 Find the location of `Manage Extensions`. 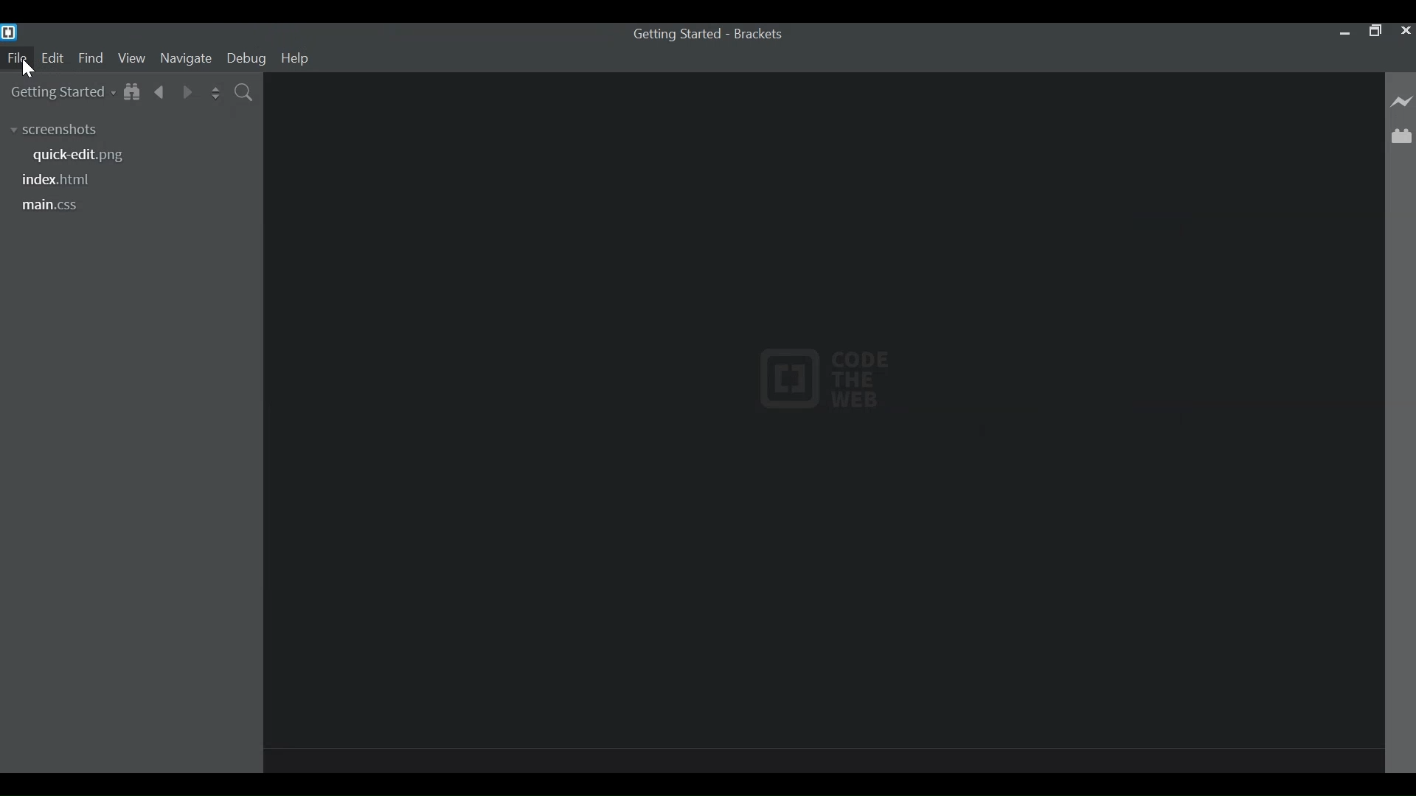

Manage Extensions is located at coordinates (1401, 136).